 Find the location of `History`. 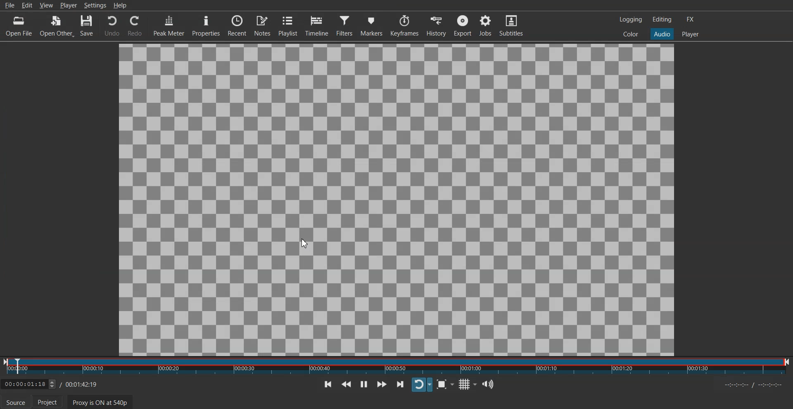

History is located at coordinates (437, 25).